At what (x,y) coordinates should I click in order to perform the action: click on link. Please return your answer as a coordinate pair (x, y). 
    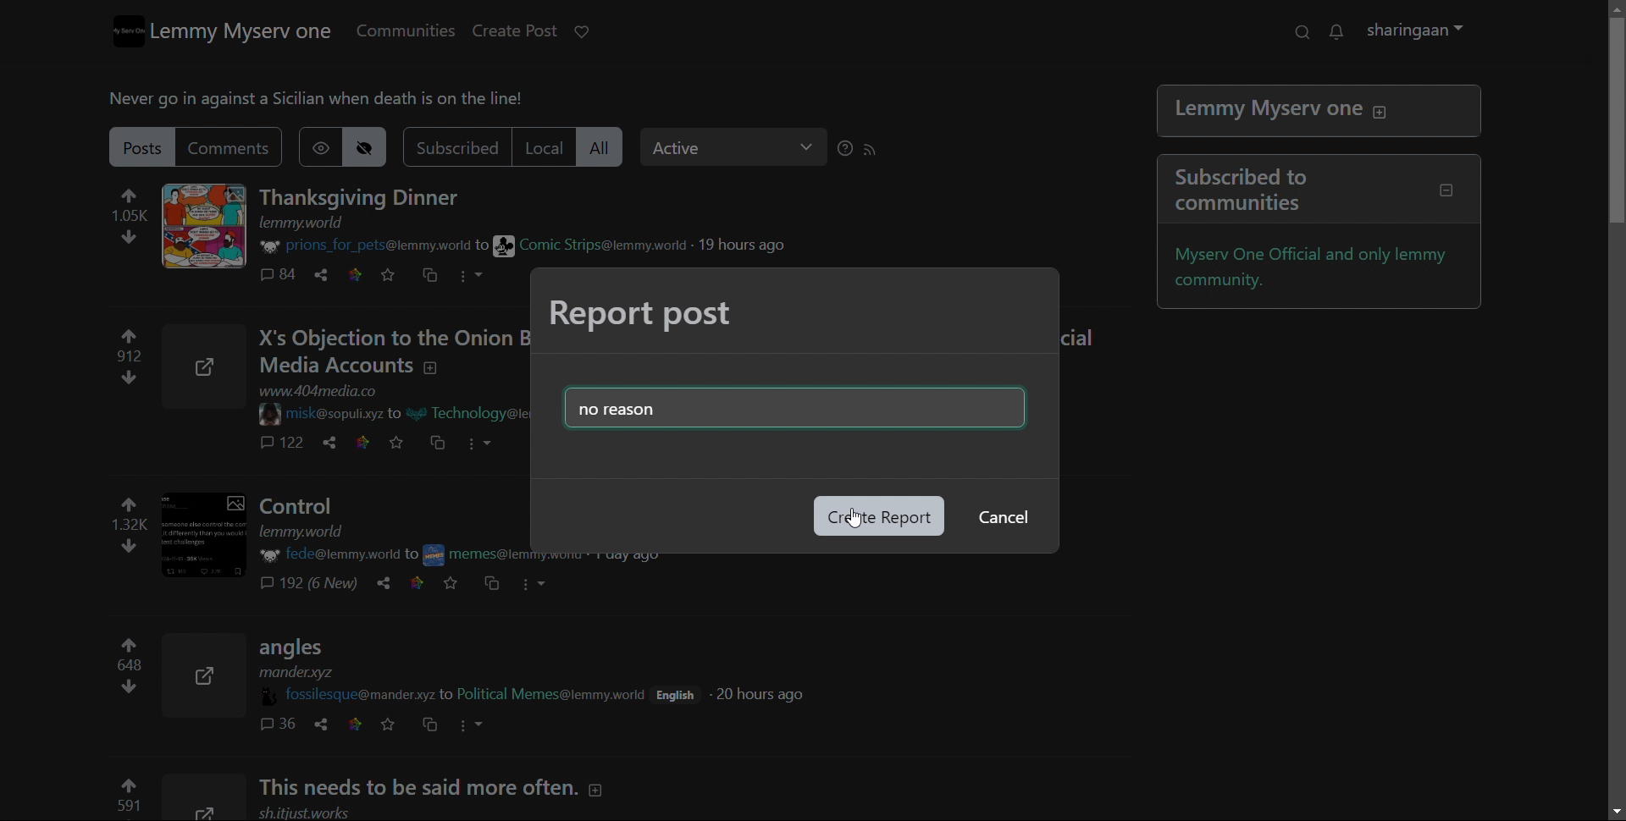
    Looking at the image, I should click on (422, 581).